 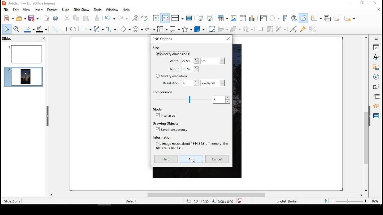 What do you see at coordinates (158, 109) in the screenshot?
I see `mode` at bounding box center [158, 109].